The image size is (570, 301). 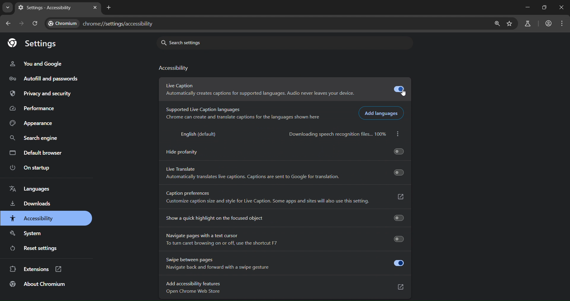 What do you see at coordinates (201, 134) in the screenshot?
I see `english(default)` at bounding box center [201, 134].